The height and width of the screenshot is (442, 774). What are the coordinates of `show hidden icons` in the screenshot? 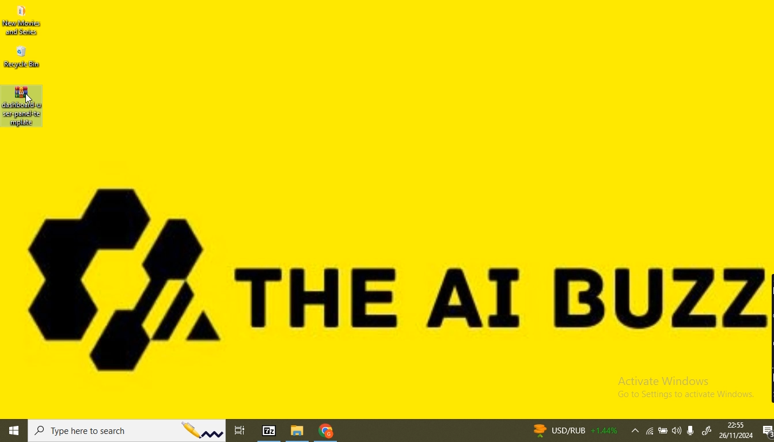 It's located at (633, 432).